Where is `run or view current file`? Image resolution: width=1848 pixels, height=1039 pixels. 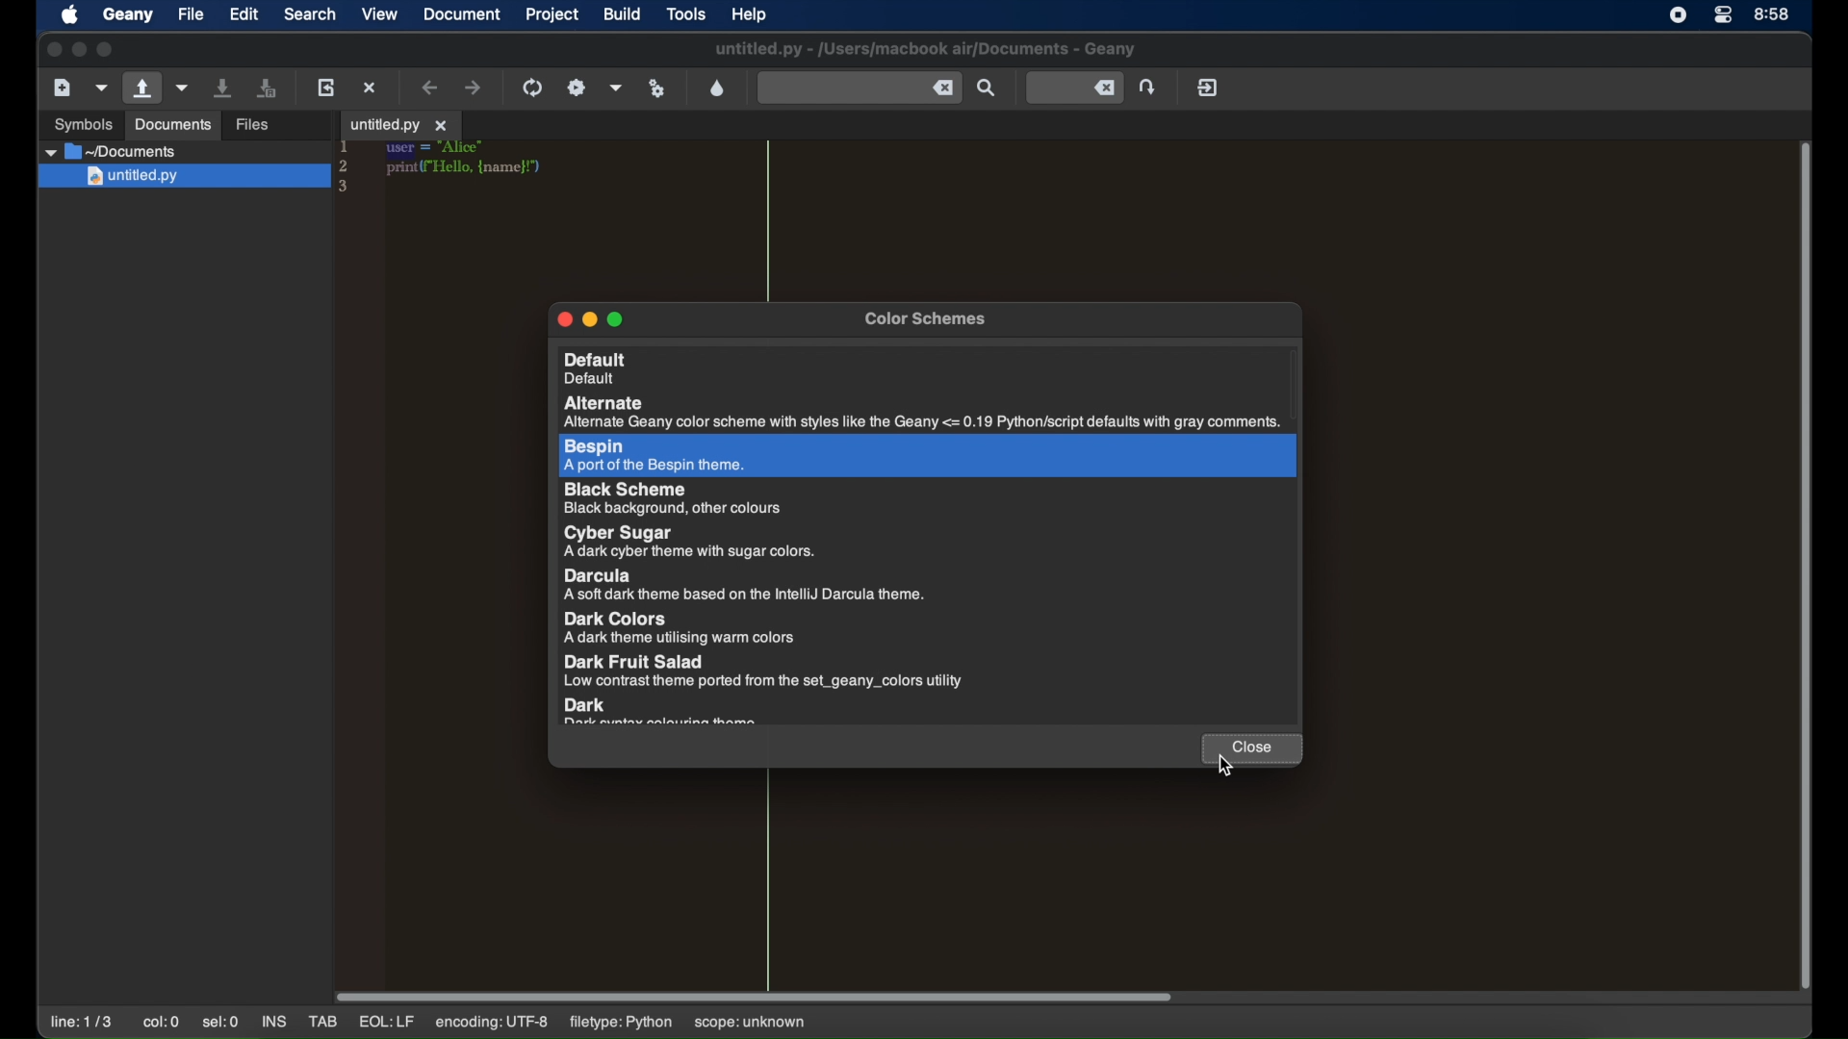 run or view current file is located at coordinates (657, 89).